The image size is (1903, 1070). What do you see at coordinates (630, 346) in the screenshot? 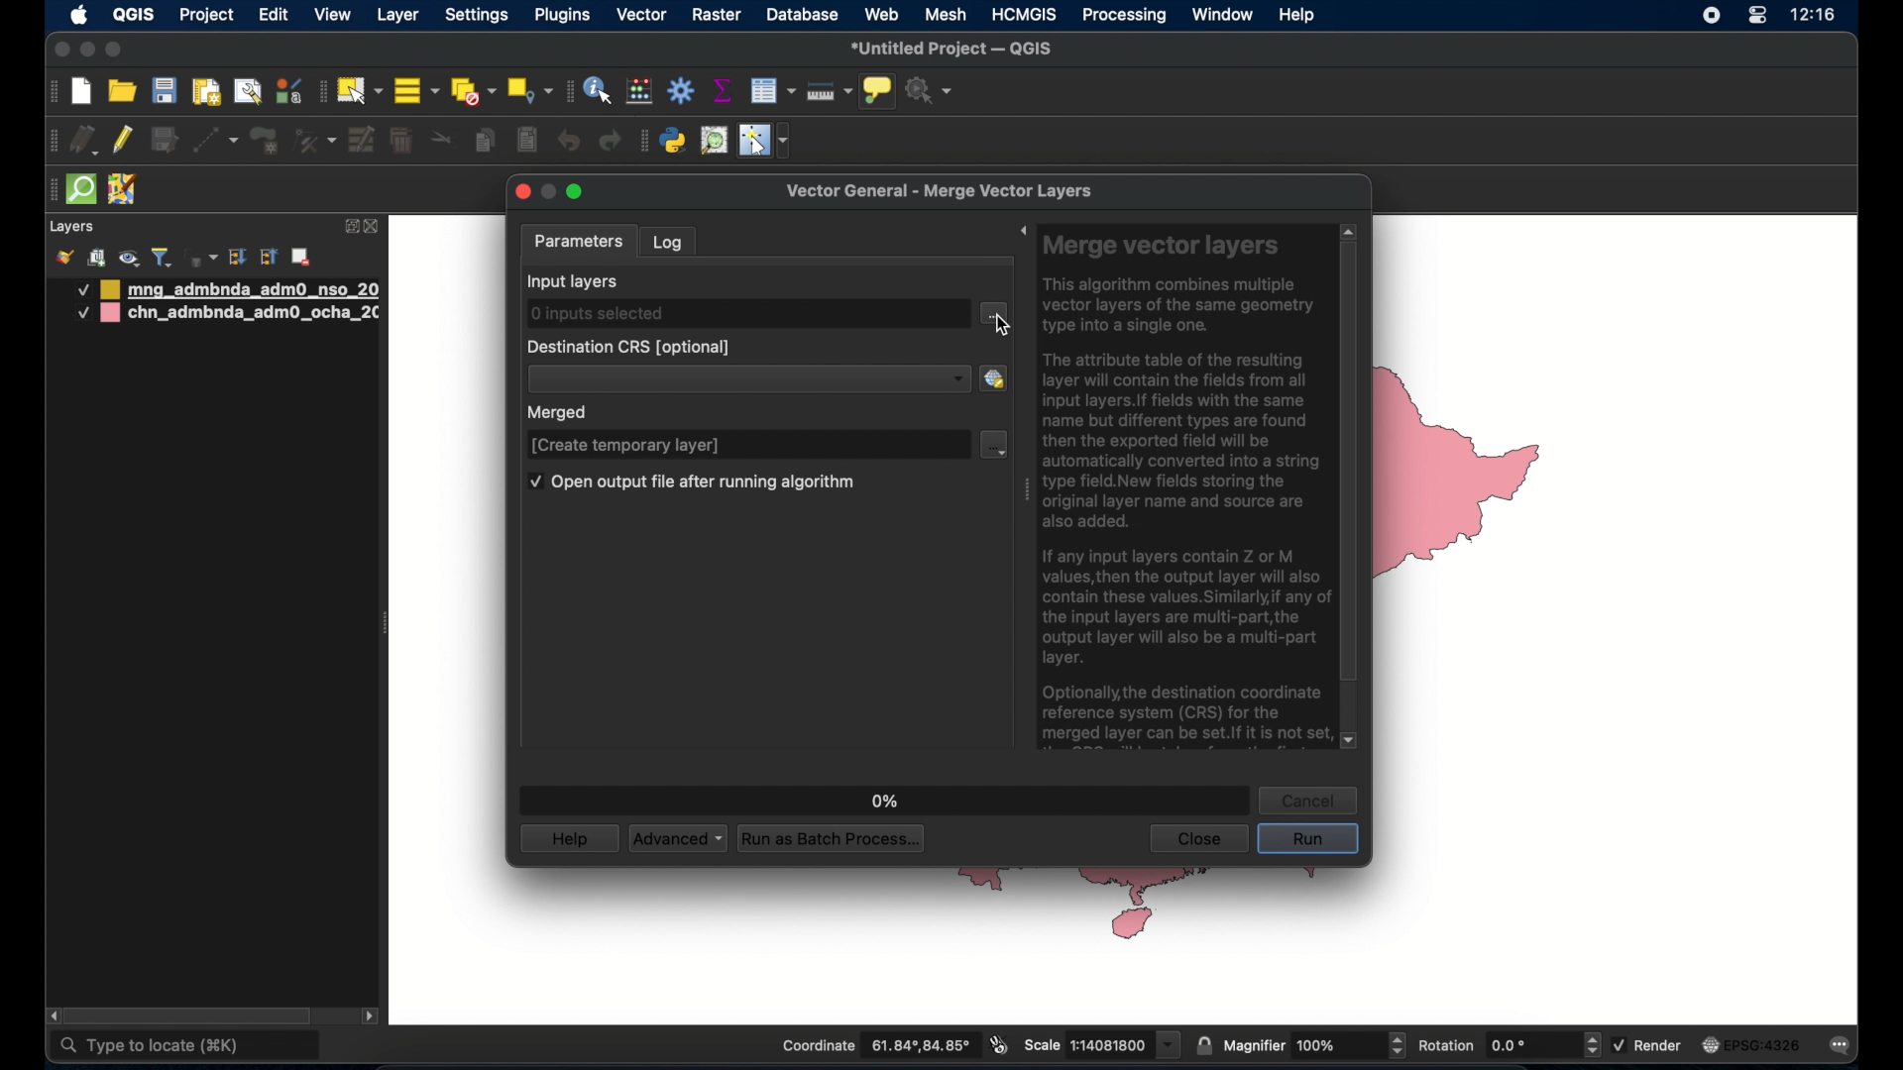
I see `destination CRS [optional]` at bounding box center [630, 346].